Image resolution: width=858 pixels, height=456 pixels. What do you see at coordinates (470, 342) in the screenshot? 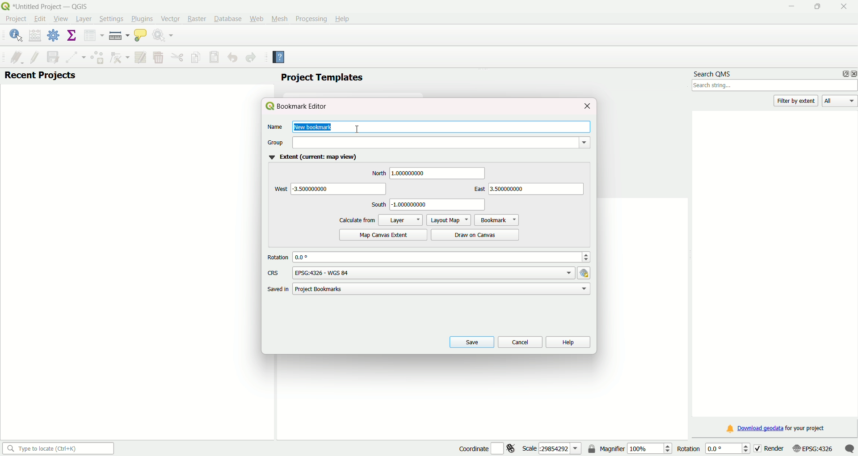
I see `save` at bounding box center [470, 342].